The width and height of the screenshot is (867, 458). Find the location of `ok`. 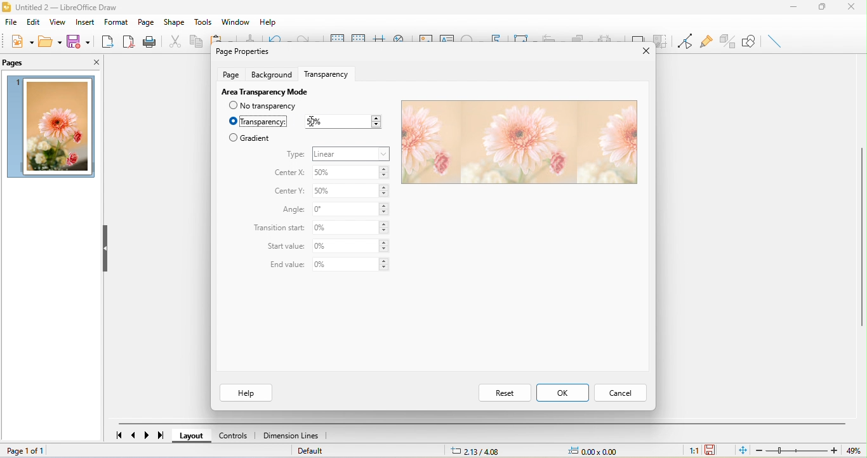

ok is located at coordinates (562, 392).